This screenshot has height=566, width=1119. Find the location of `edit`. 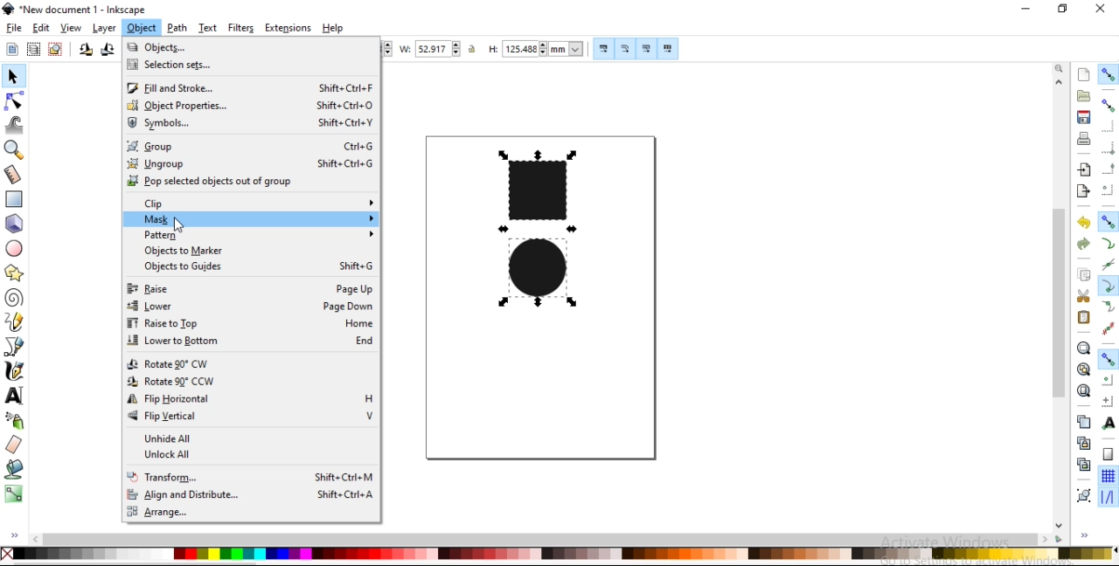

edit is located at coordinates (41, 28).